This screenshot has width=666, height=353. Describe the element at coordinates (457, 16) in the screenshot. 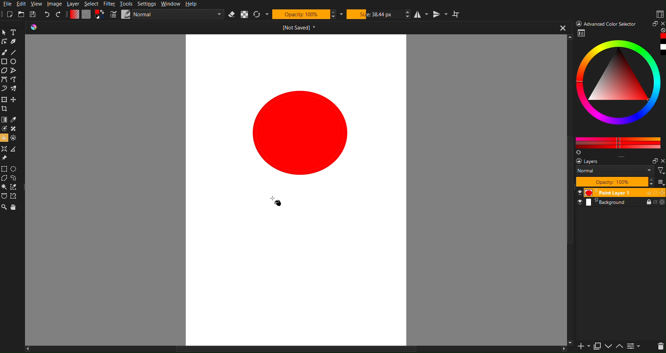

I see `Wrap Around` at that location.